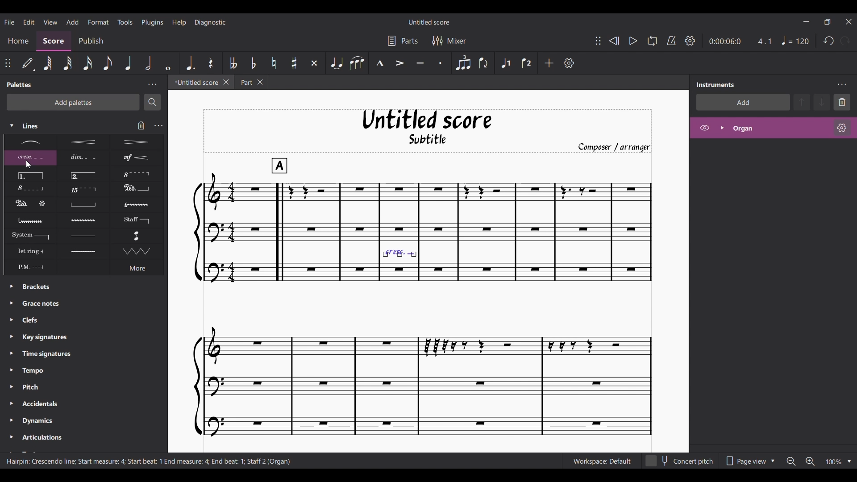  I want to click on Format menu, so click(99, 22).